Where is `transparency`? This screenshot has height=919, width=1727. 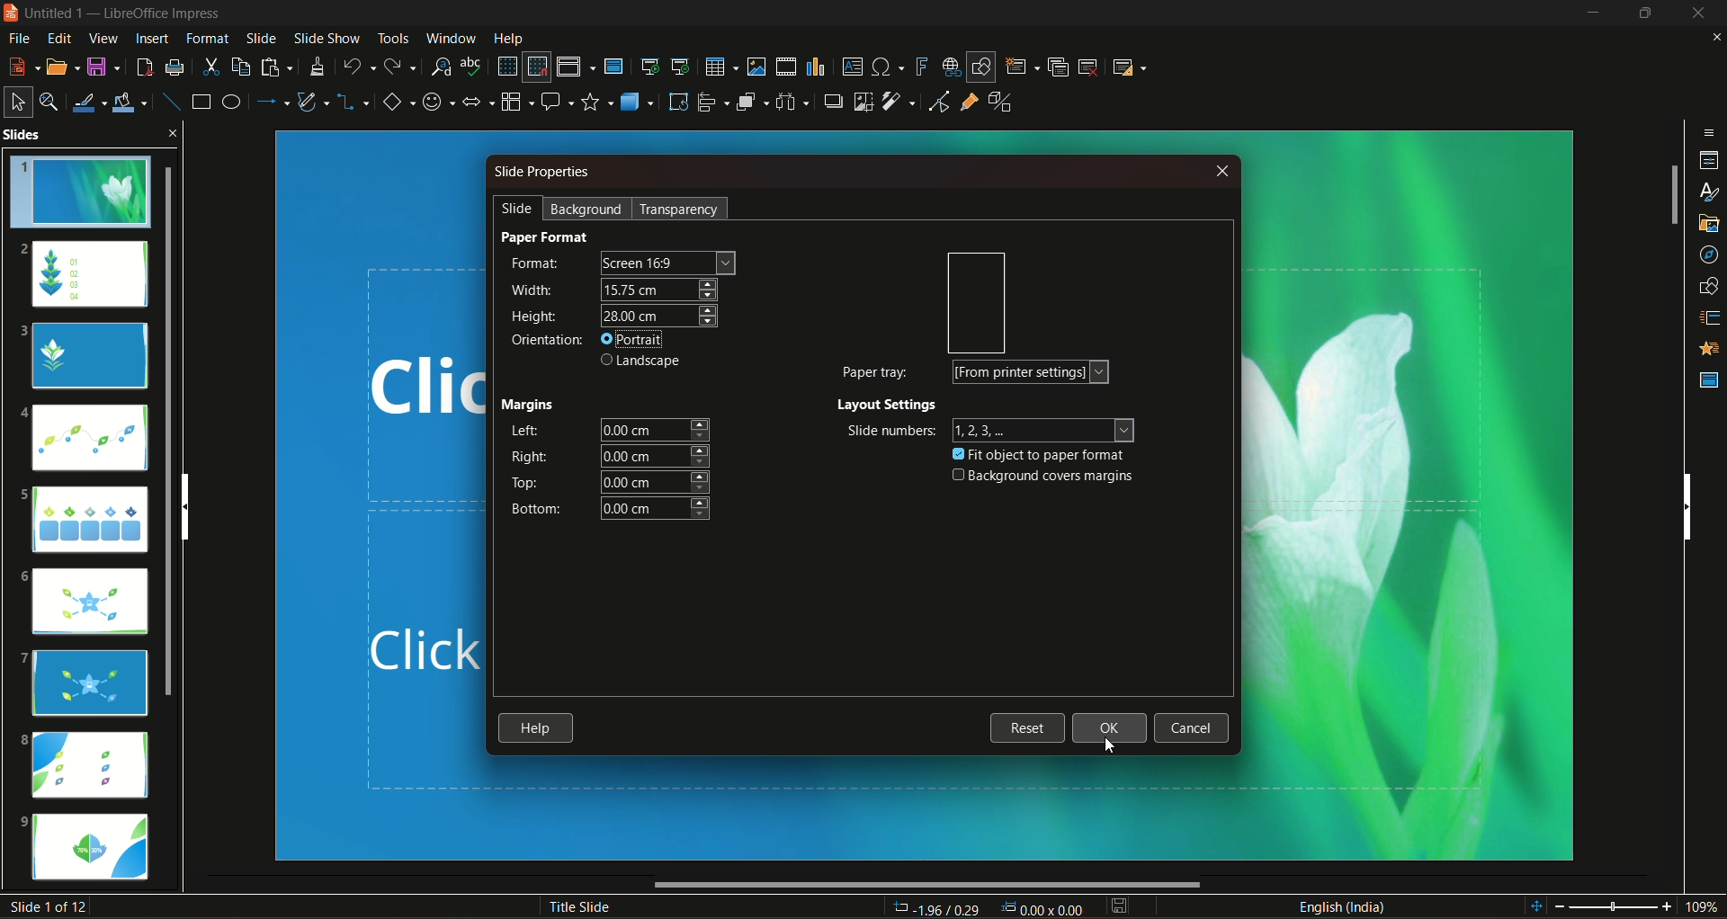
transparency is located at coordinates (679, 209).